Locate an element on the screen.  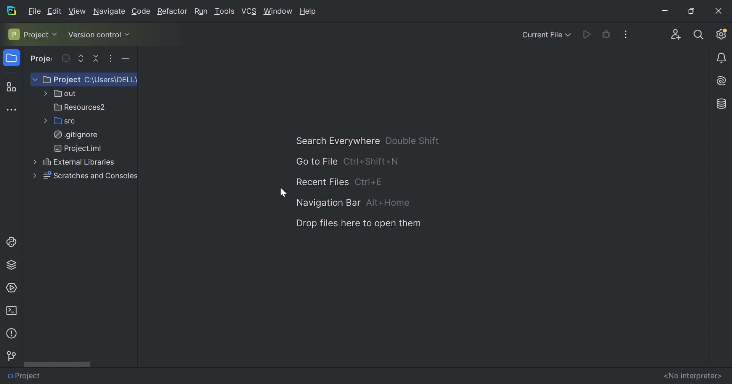
More is located at coordinates (43, 94).